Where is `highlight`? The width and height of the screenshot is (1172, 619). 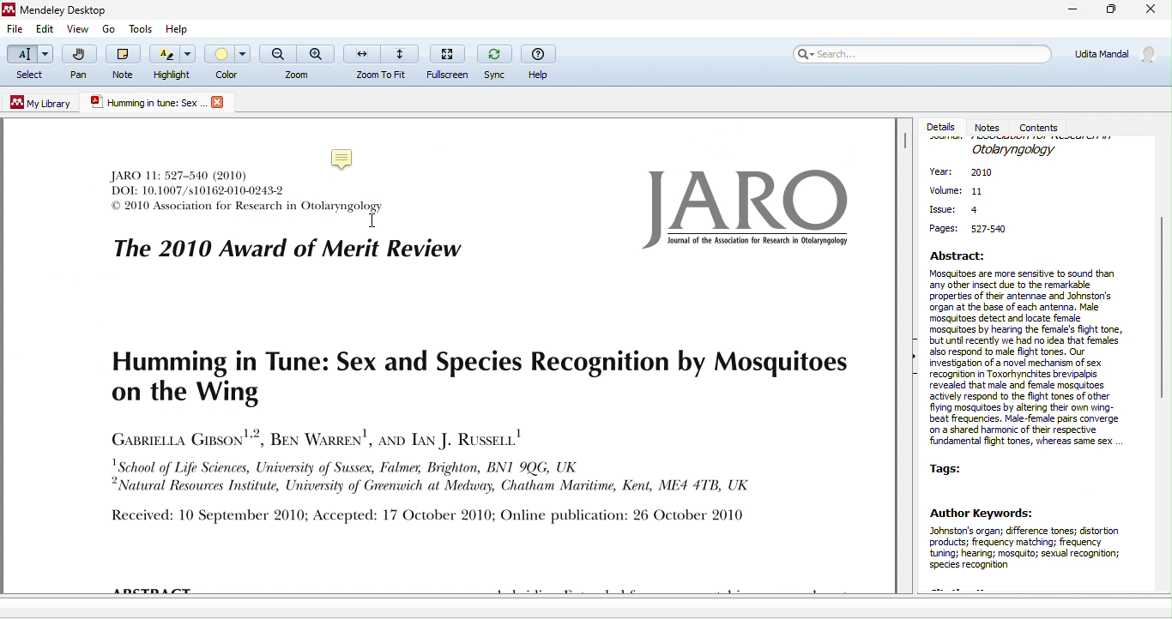 highlight is located at coordinates (172, 63).